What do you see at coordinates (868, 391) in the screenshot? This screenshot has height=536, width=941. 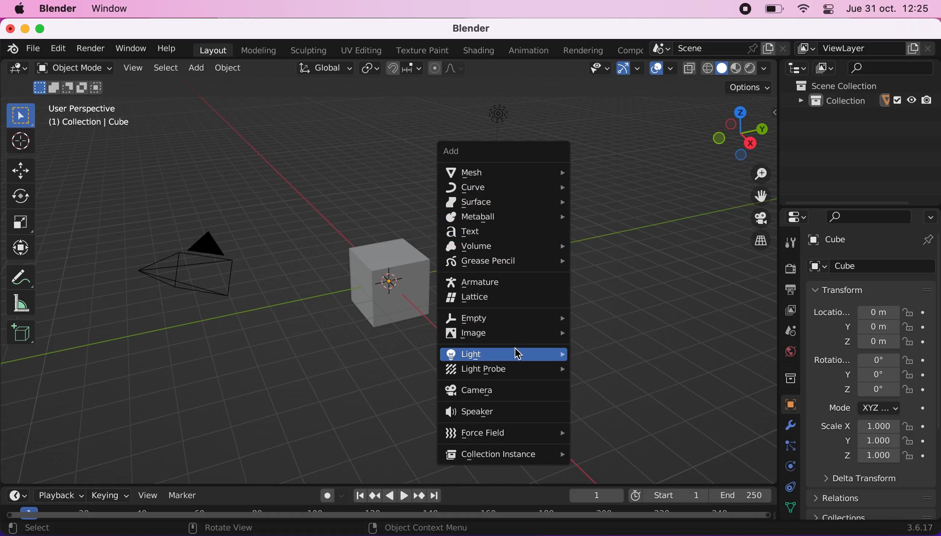 I see `z 0` at bounding box center [868, 391].